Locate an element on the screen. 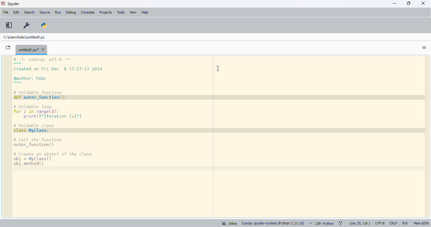  close is located at coordinates (423, 3).